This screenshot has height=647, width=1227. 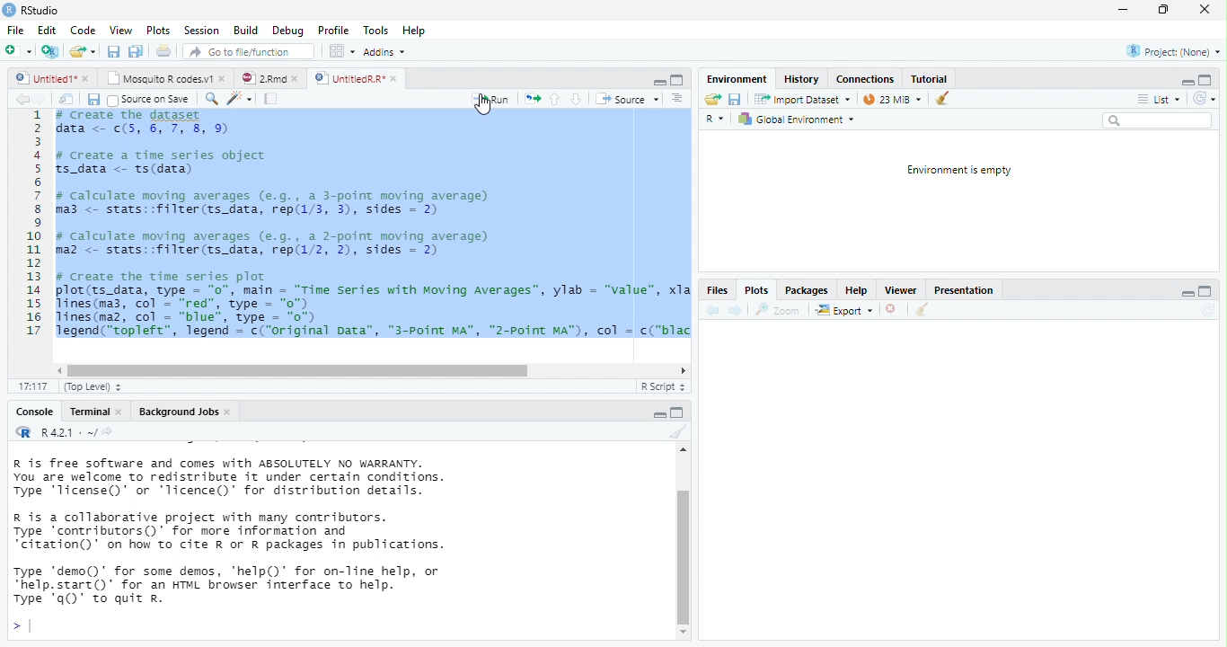 What do you see at coordinates (162, 77) in the screenshot?
I see `Mosquito R codes.v1` at bounding box center [162, 77].